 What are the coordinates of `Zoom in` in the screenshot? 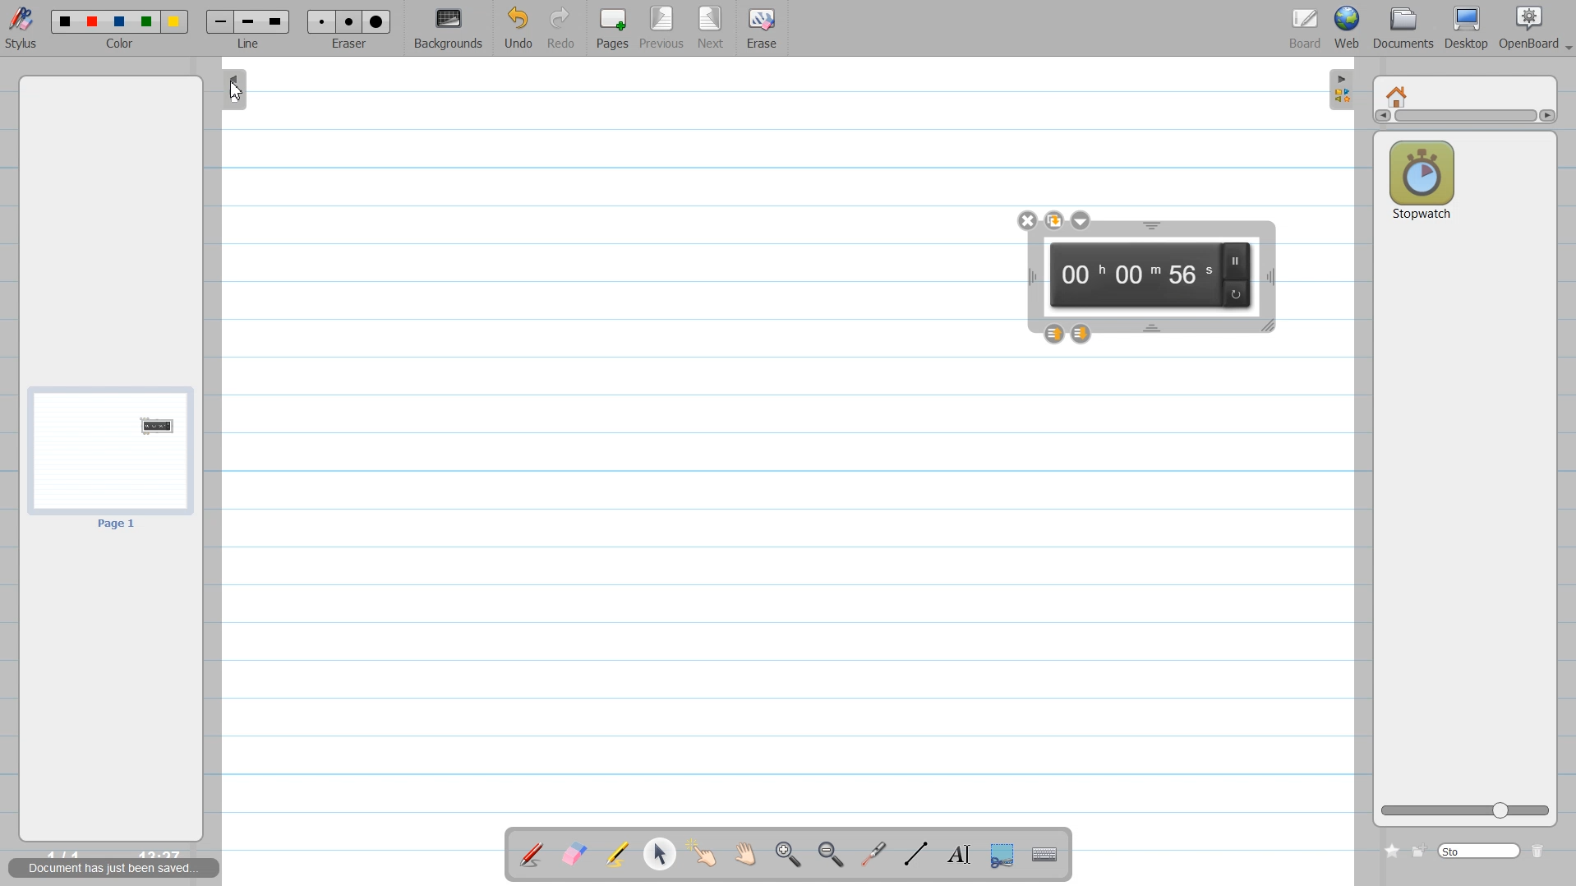 It's located at (789, 855).